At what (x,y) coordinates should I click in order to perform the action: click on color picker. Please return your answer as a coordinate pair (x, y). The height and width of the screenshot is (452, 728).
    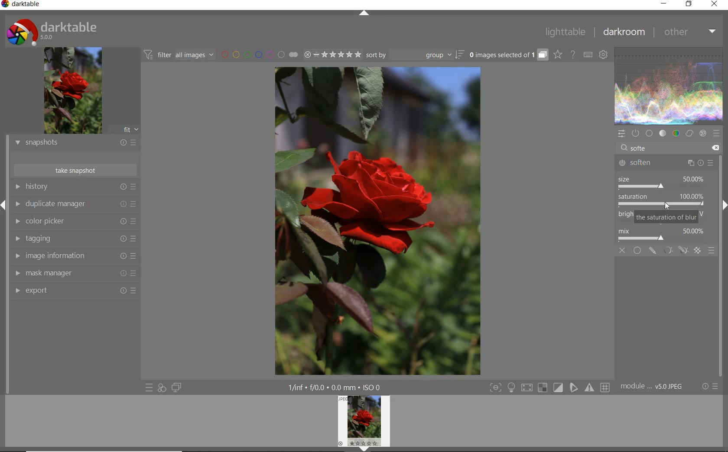
    Looking at the image, I should click on (75, 223).